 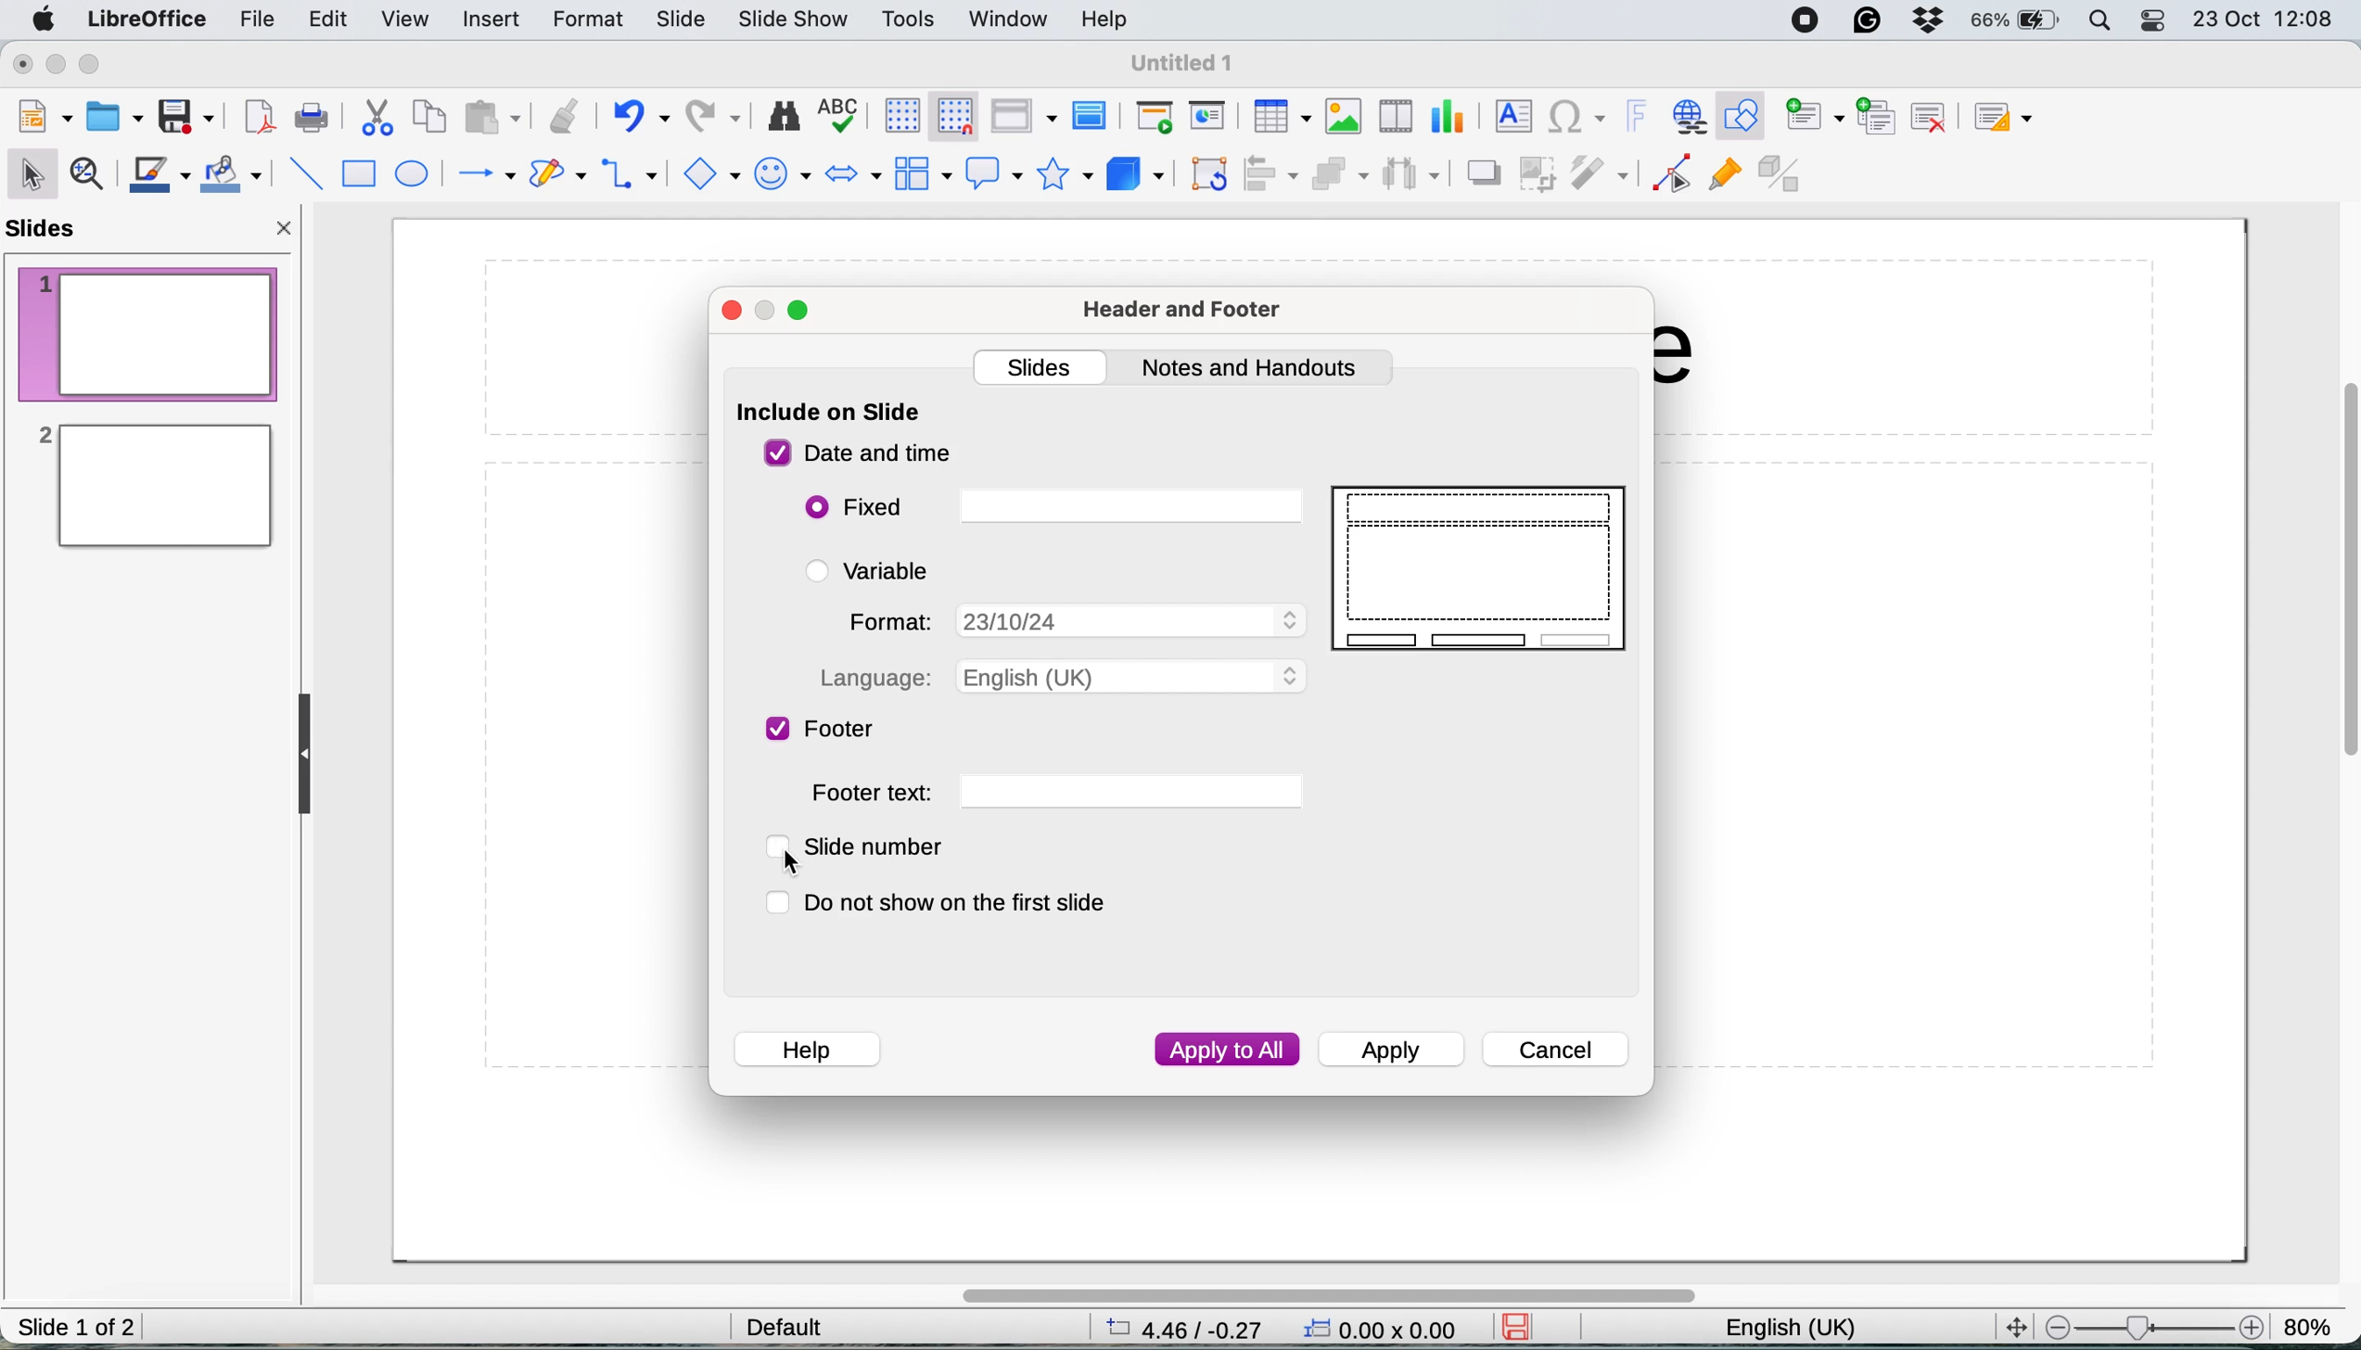 I want to click on collapse, so click(x=311, y=755).